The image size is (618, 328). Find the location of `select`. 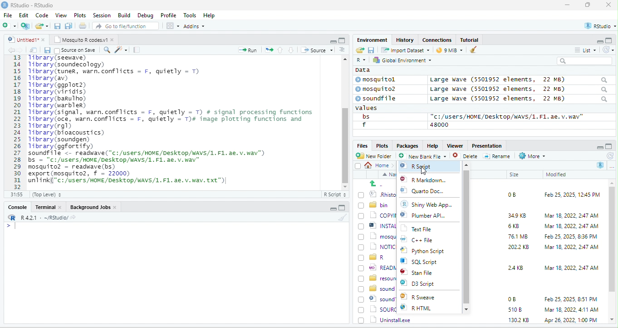

select is located at coordinates (359, 168).